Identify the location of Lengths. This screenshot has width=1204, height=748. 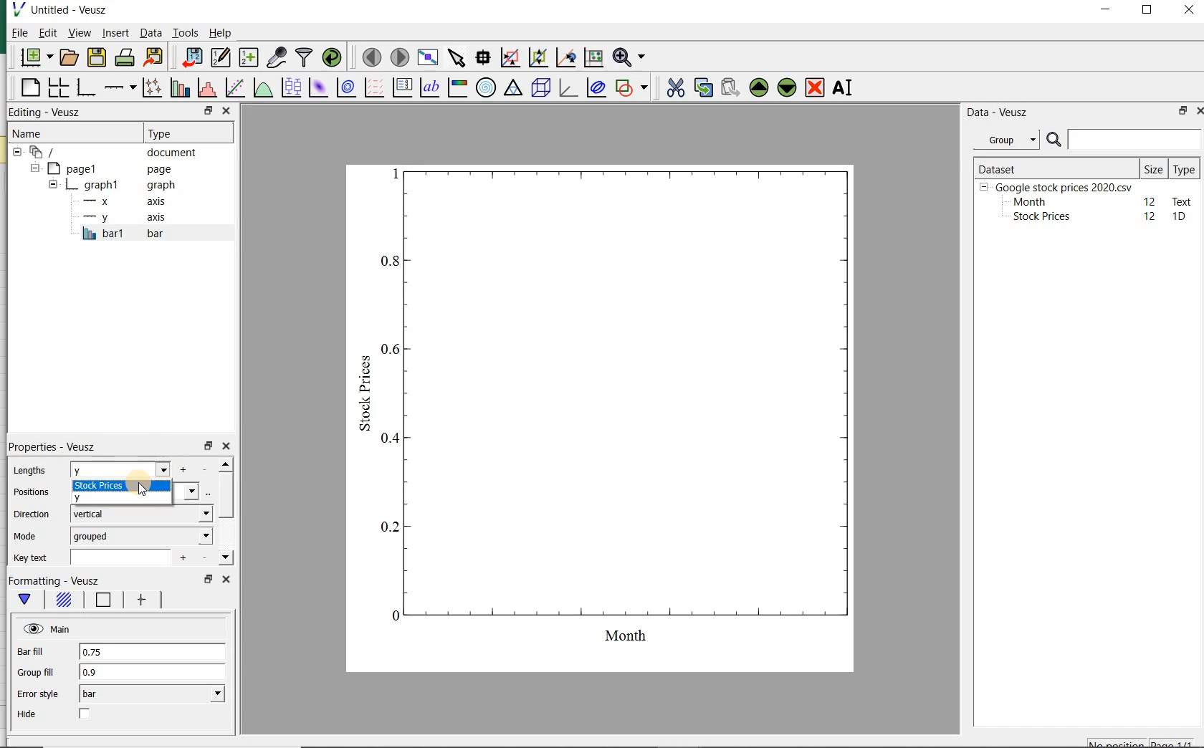
(28, 471).